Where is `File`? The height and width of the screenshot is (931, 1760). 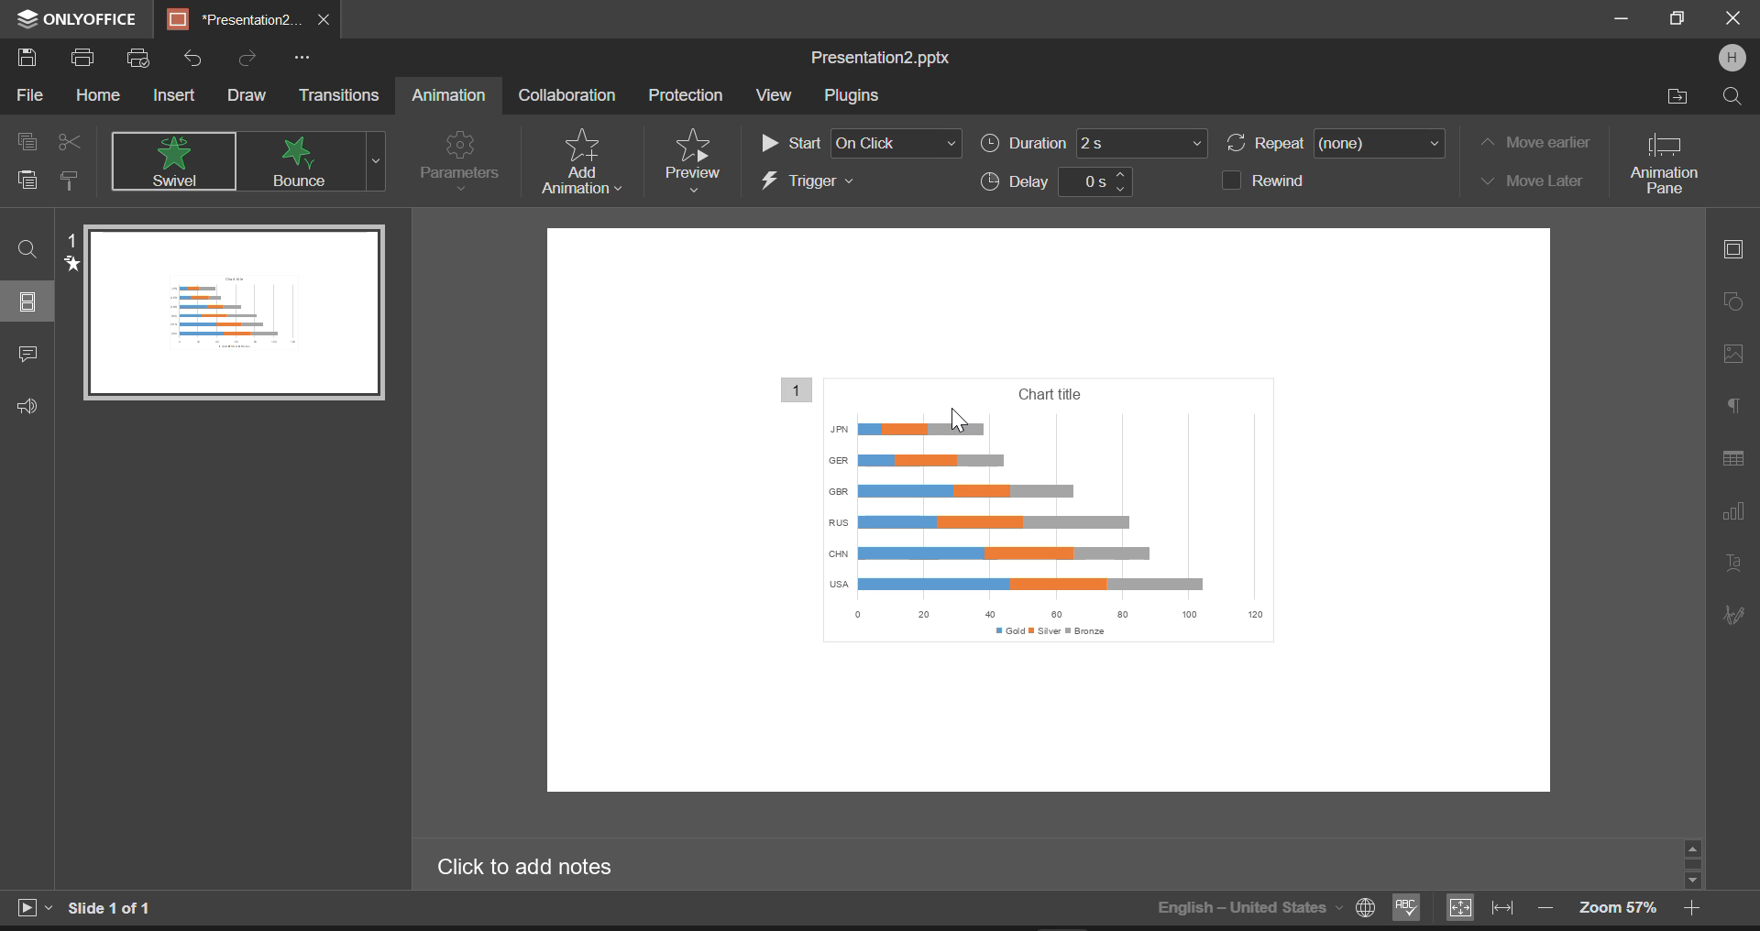
File is located at coordinates (27, 99).